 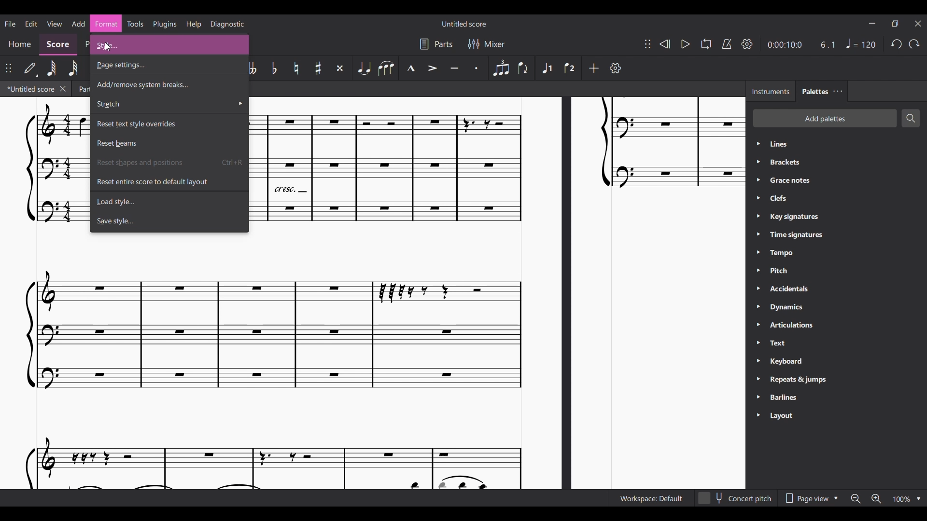 I want to click on Help menu, so click(x=194, y=24).